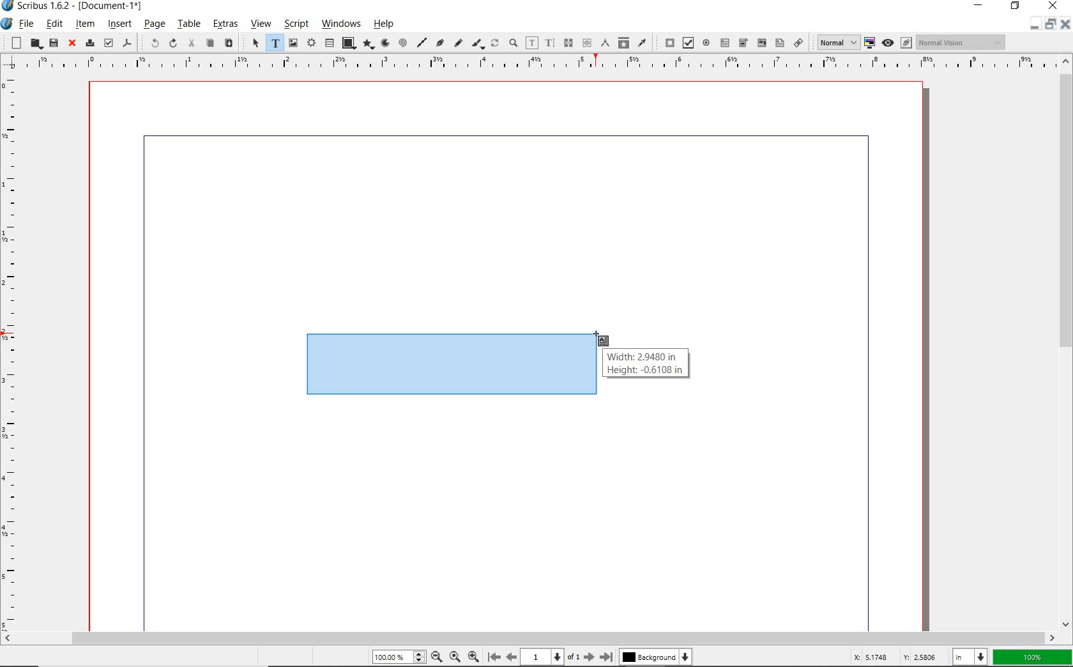  I want to click on Zoom to 100%, so click(453, 656).